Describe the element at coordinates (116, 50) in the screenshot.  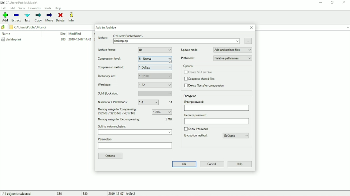
I see `Archive format` at that location.